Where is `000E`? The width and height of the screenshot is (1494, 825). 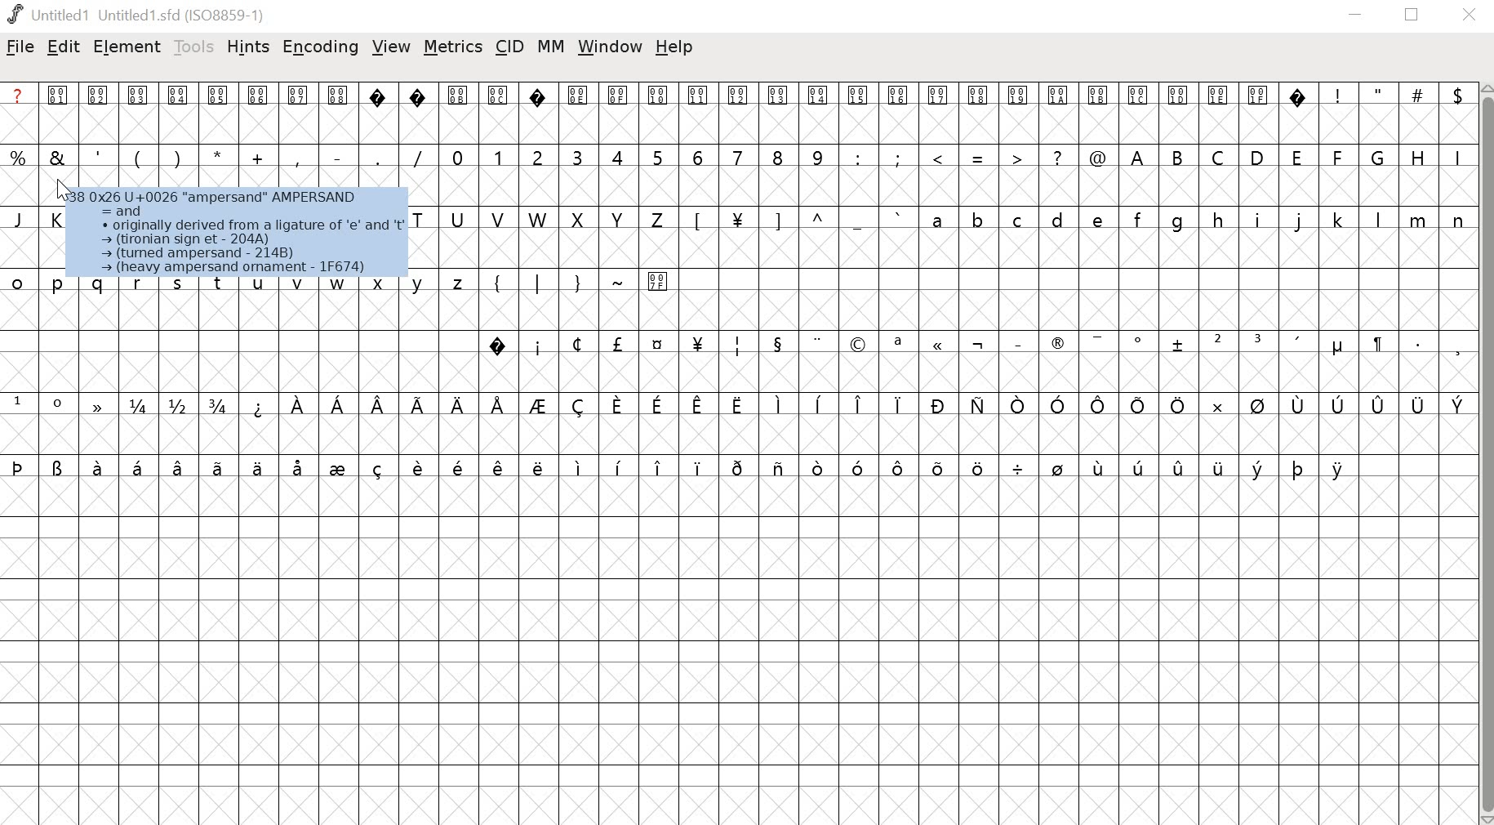
000E is located at coordinates (578, 114).